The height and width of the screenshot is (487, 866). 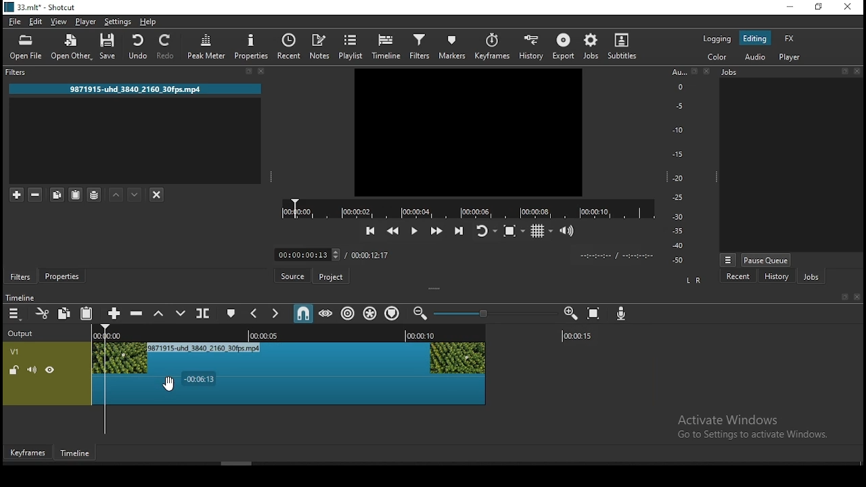 I want to click on (un)mute, so click(x=32, y=371).